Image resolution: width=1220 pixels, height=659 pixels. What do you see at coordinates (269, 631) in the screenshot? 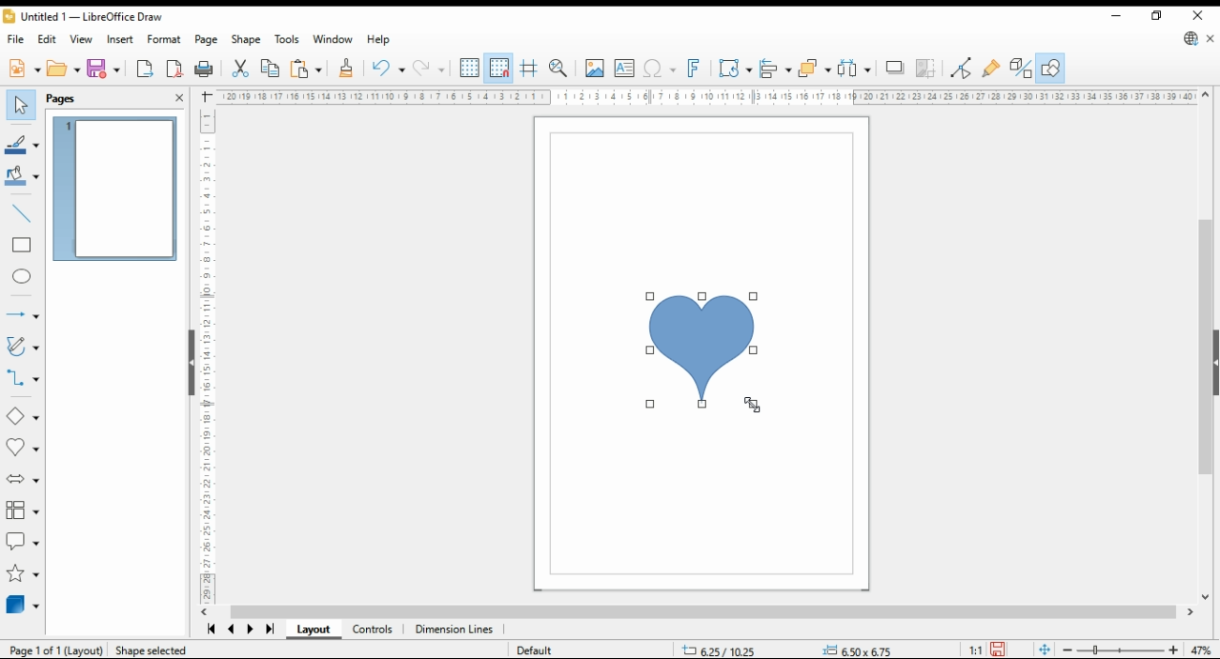
I see `last page` at bounding box center [269, 631].